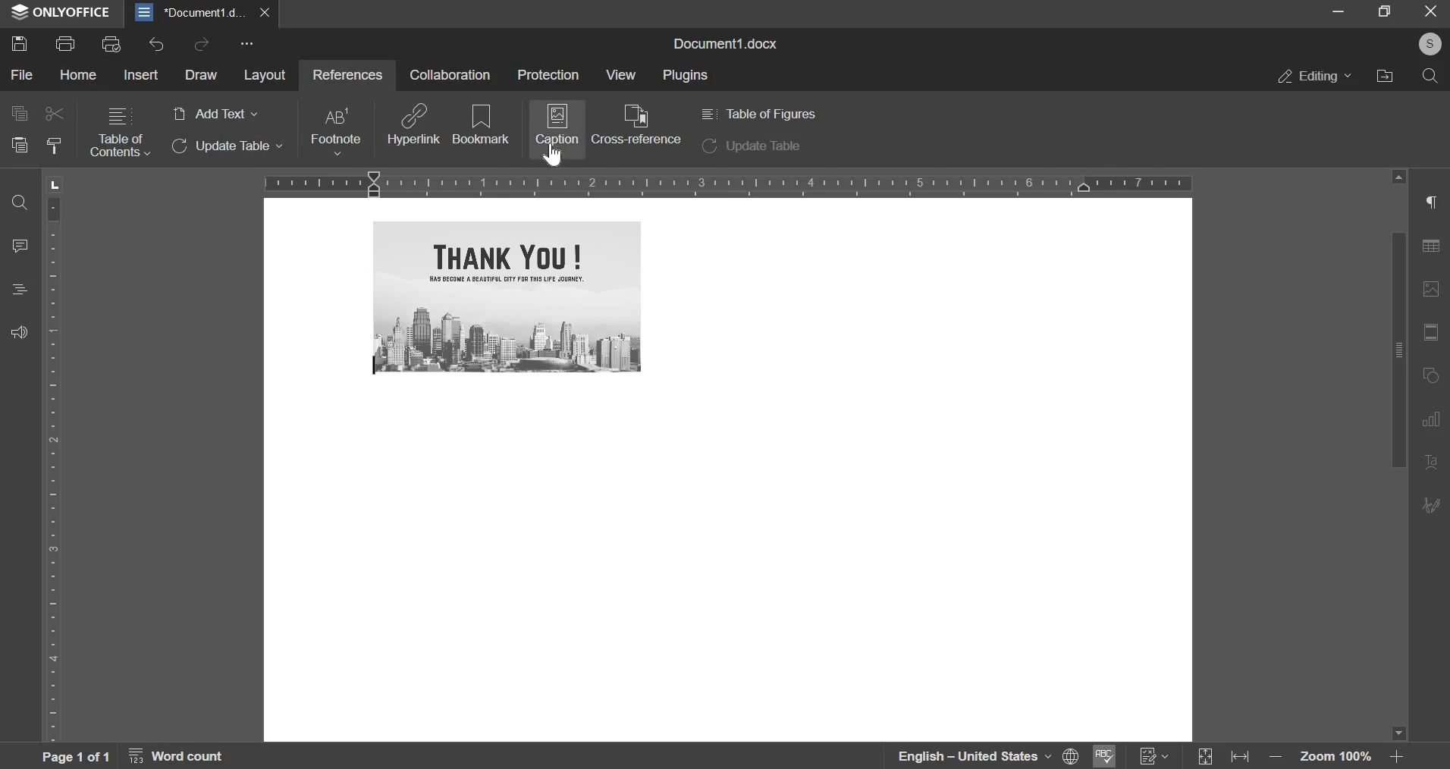 The image size is (1450, 769). What do you see at coordinates (1432, 12) in the screenshot?
I see `exit` at bounding box center [1432, 12].